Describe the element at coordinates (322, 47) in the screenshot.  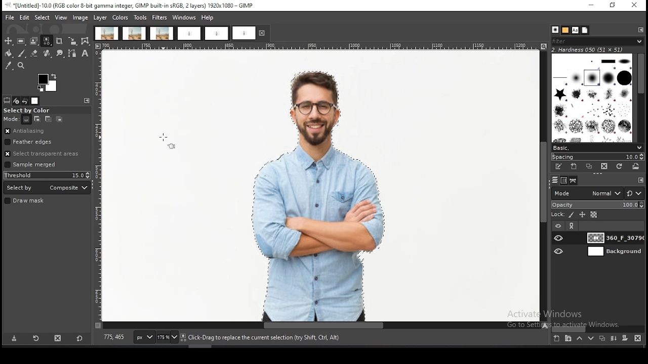
I see `scale` at that location.